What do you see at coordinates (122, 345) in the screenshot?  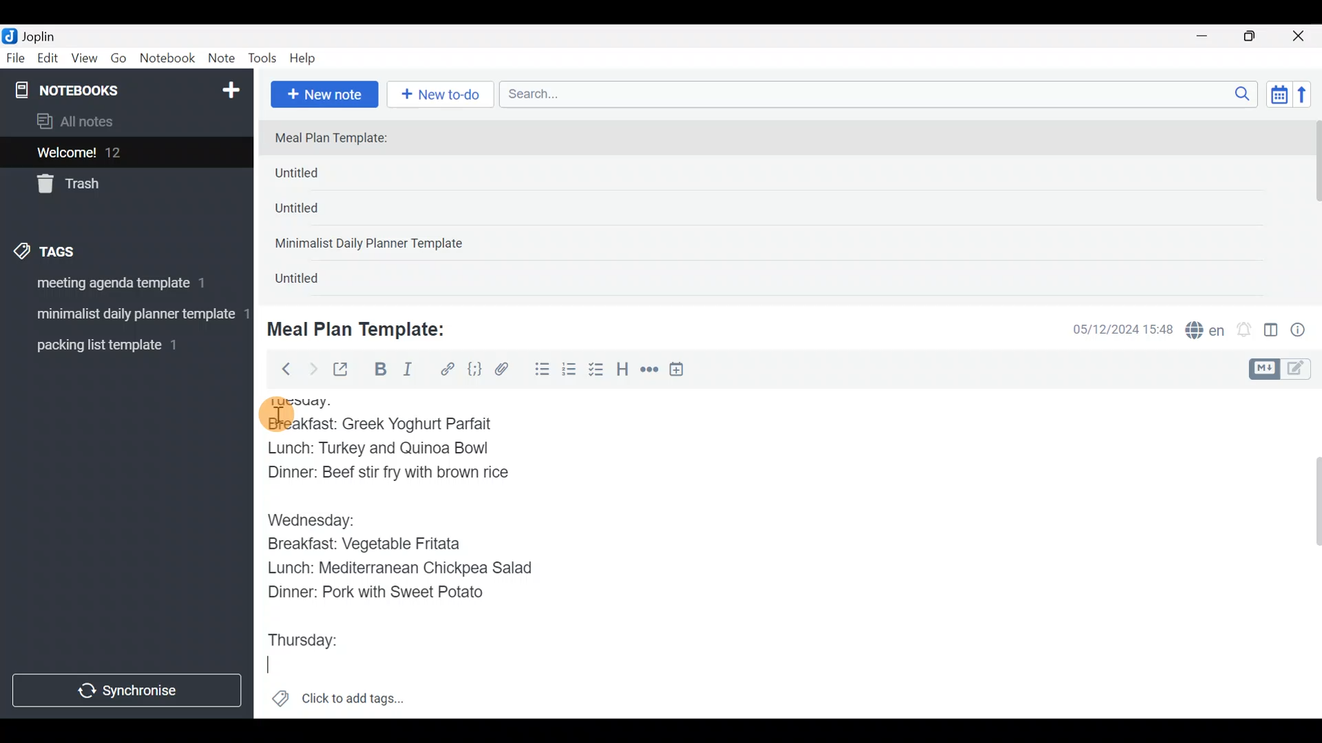 I see `Tag 3` at bounding box center [122, 345].